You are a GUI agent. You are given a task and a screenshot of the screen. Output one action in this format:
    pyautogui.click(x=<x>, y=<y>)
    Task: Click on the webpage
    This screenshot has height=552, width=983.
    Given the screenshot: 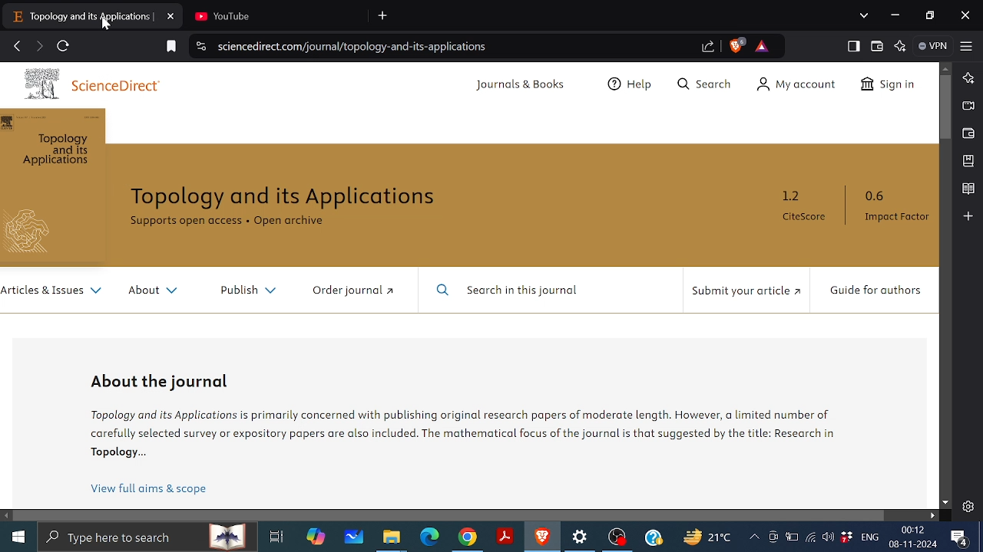 What is the action you would take?
    pyautogui.click(x=469, y=285)
    